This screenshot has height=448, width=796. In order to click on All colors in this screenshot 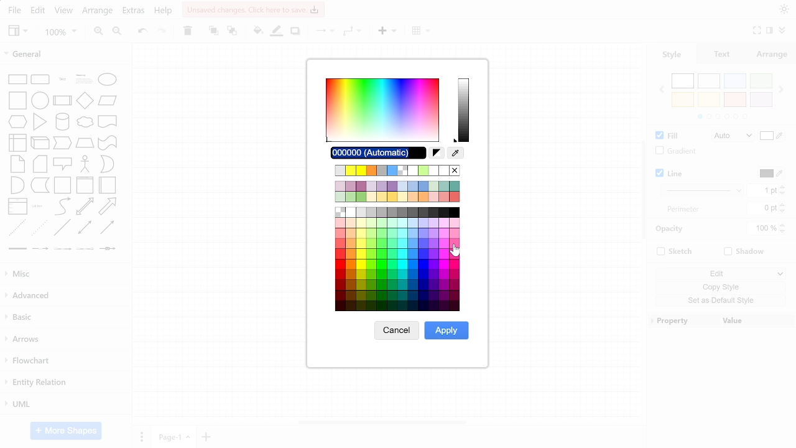, I will do `click(396, 258)`.